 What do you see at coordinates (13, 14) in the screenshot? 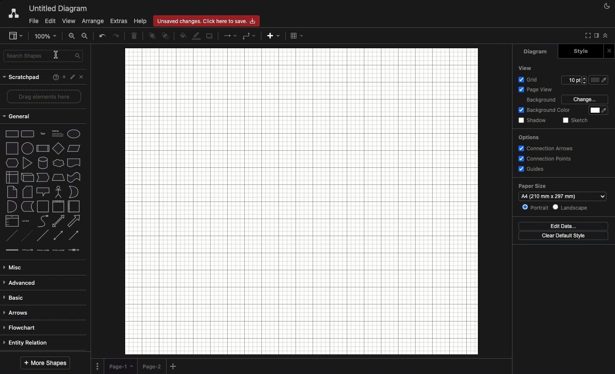
I see `Draw.io` at bounding box center [13, 14].